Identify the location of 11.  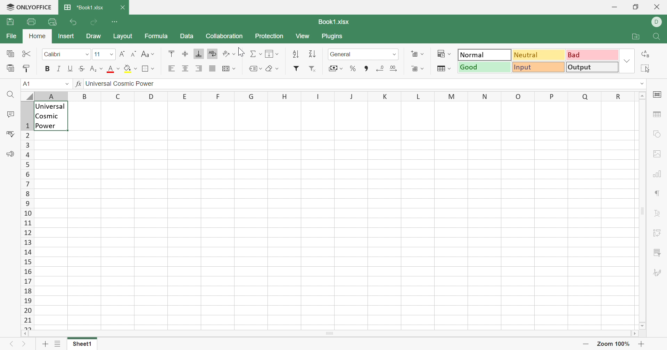
(99, 55).